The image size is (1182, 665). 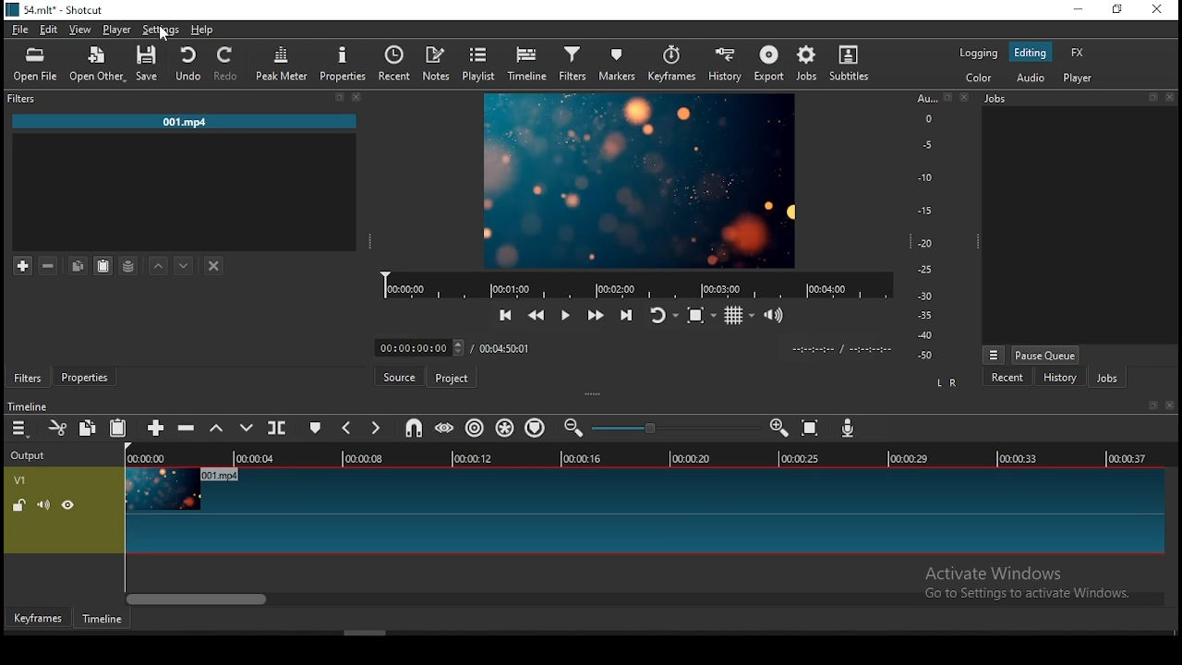 What do you see at coordinates (645, 598) in the screenshot?
I see `scroll bar` at bounding box center [645, 598].